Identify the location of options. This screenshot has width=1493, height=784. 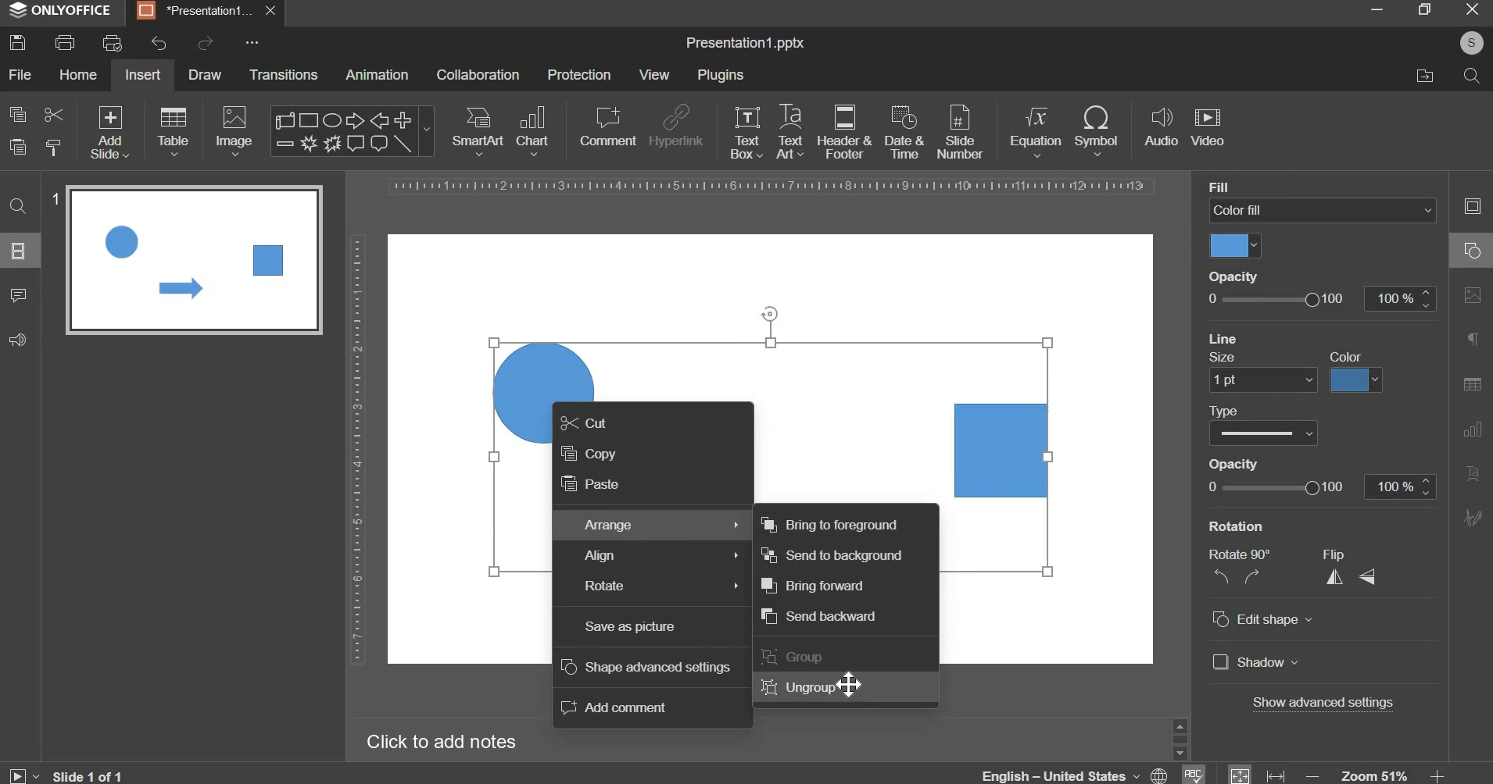
(258, 43).